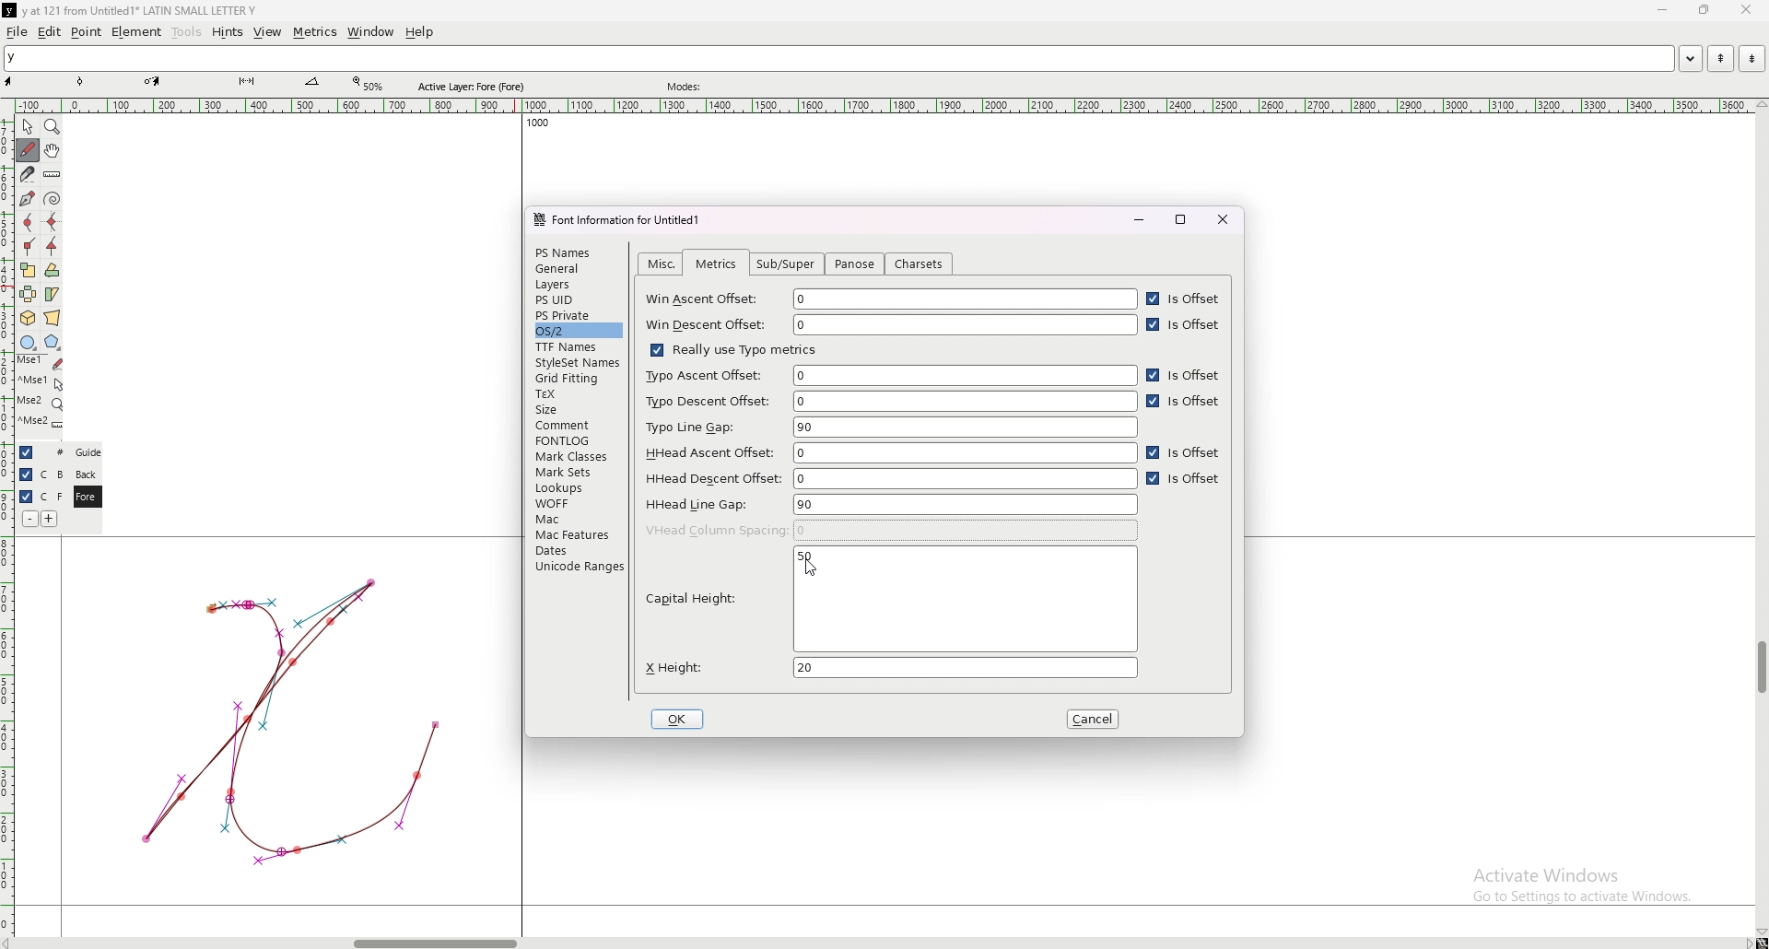 The image size is (1769, 949). I want to click on graph, so click(290, 720).